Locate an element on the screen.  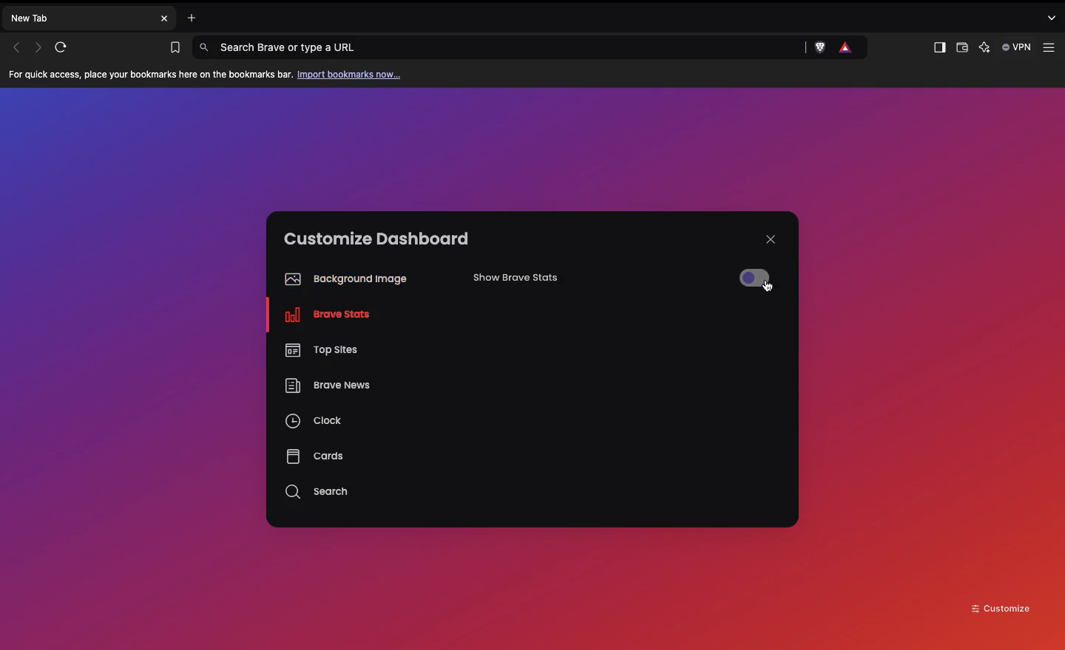
New tab is located at coordinates (78, 17).